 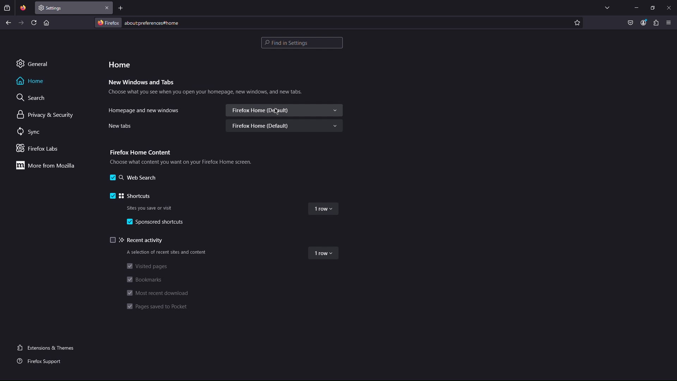 I want to click on New Windows and Tabs, so click(x=142, y=83).